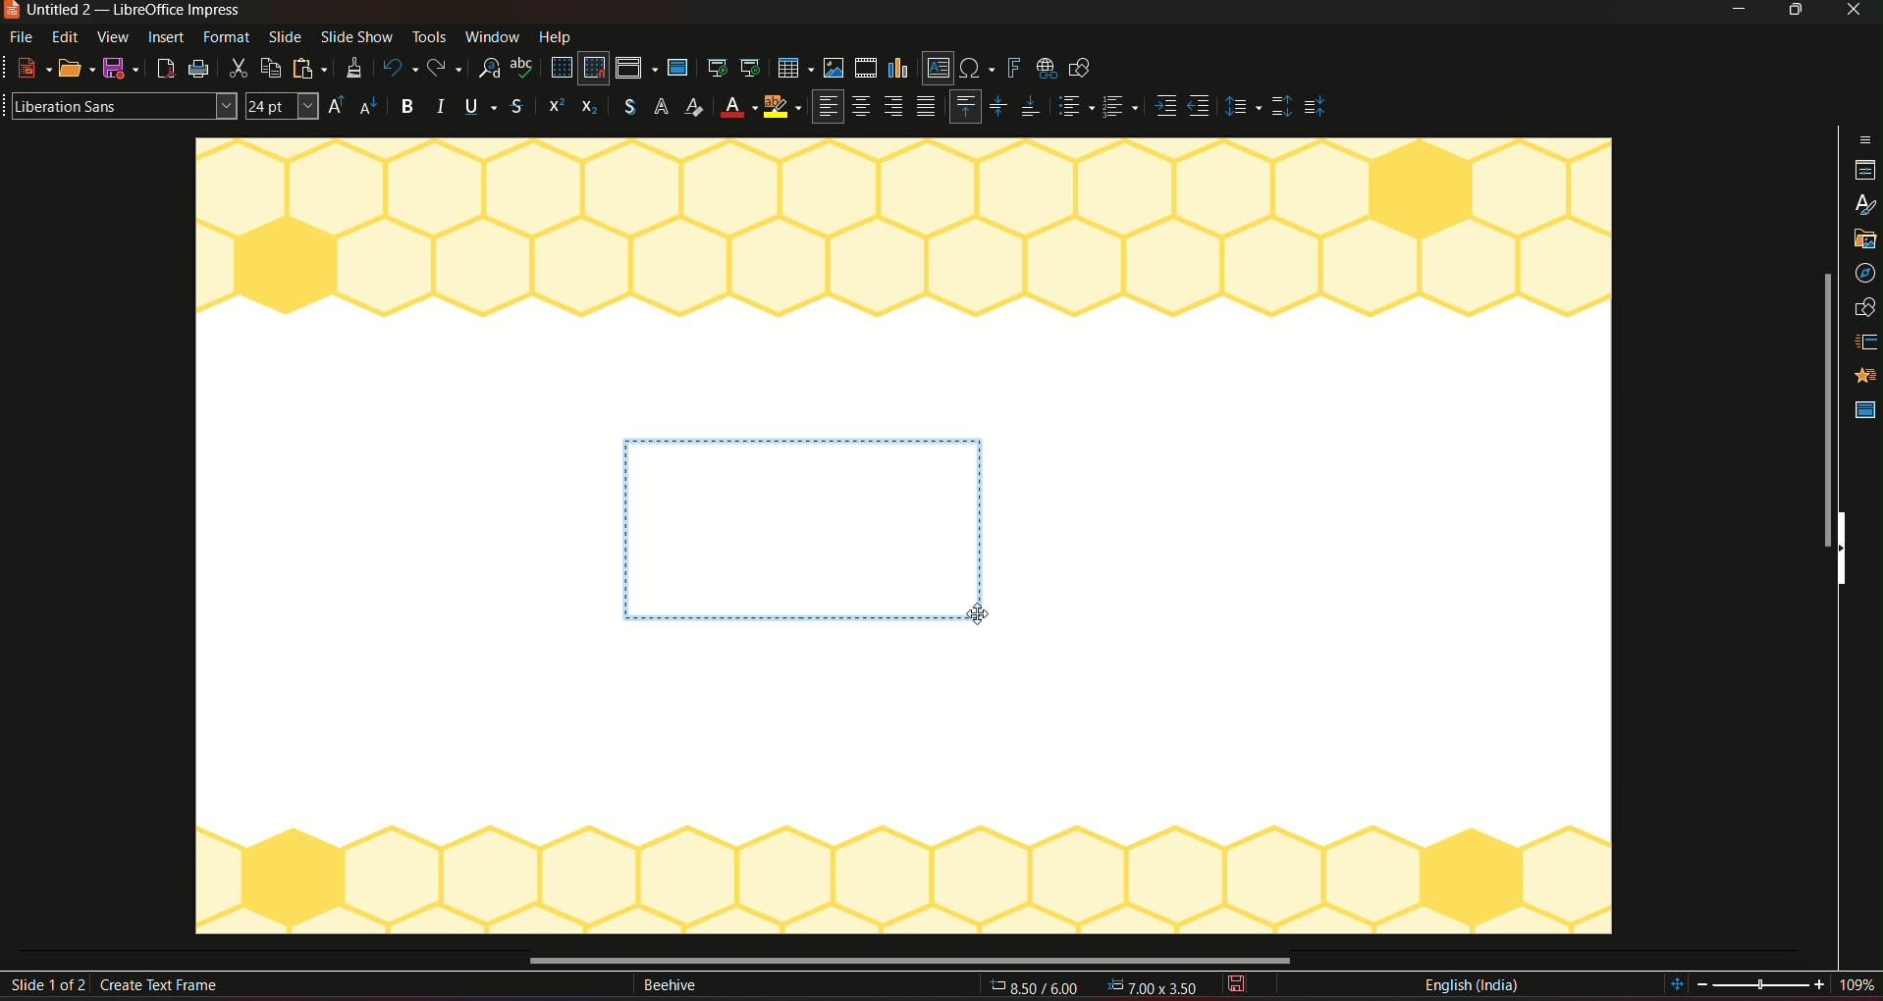  What do you see at coordinates (1013, 67) in the screenshot?
I see `insert fontwork text` at bounding box center [1013, 67].